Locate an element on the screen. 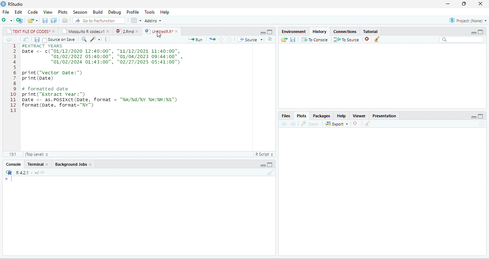 The height and width of the screenshot is (259, 489). line numbering is located at coordinates (13, 78).